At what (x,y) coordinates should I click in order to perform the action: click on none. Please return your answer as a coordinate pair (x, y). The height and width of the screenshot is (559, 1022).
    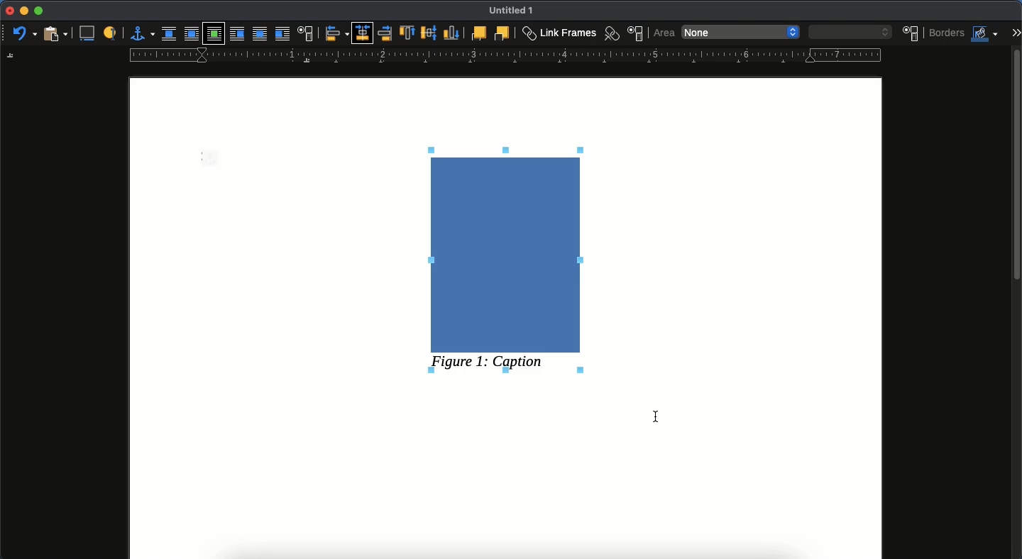
    Looking at the image, I should click on (169, 33).